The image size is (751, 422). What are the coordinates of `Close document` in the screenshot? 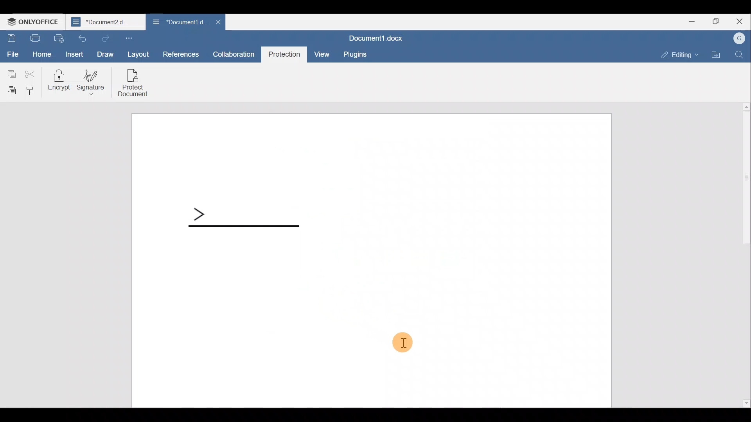 It's located at (219, 21).